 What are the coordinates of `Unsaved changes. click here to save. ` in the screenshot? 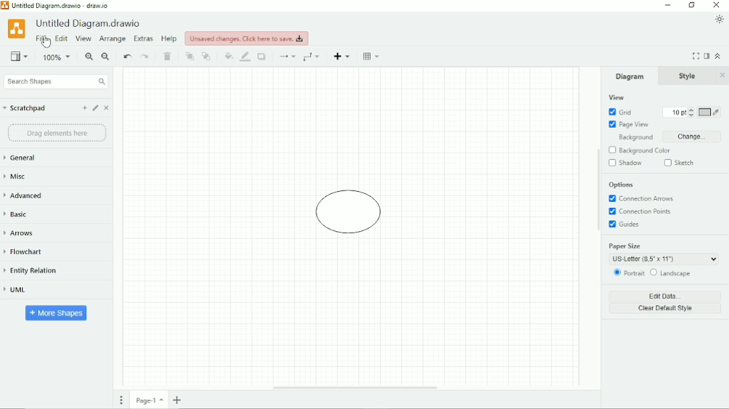 It's located at (246, 38).